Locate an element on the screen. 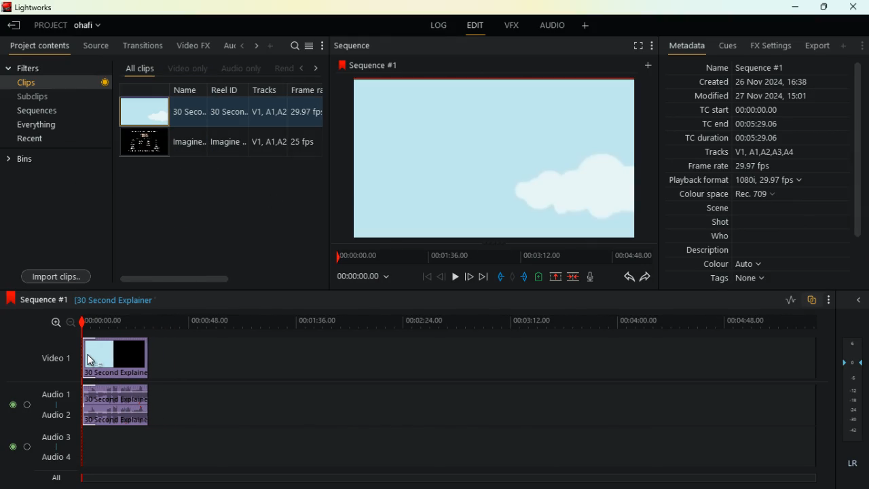 The height and width of the screenshot is (489, 869). frame rate 29.97 fps is located at coordinates (749, 167).